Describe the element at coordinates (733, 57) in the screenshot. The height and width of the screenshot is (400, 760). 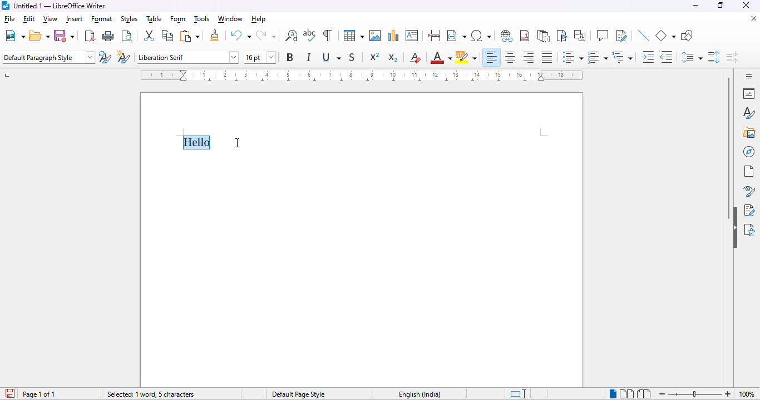
I see `decrease paragraph spacing` at that location.